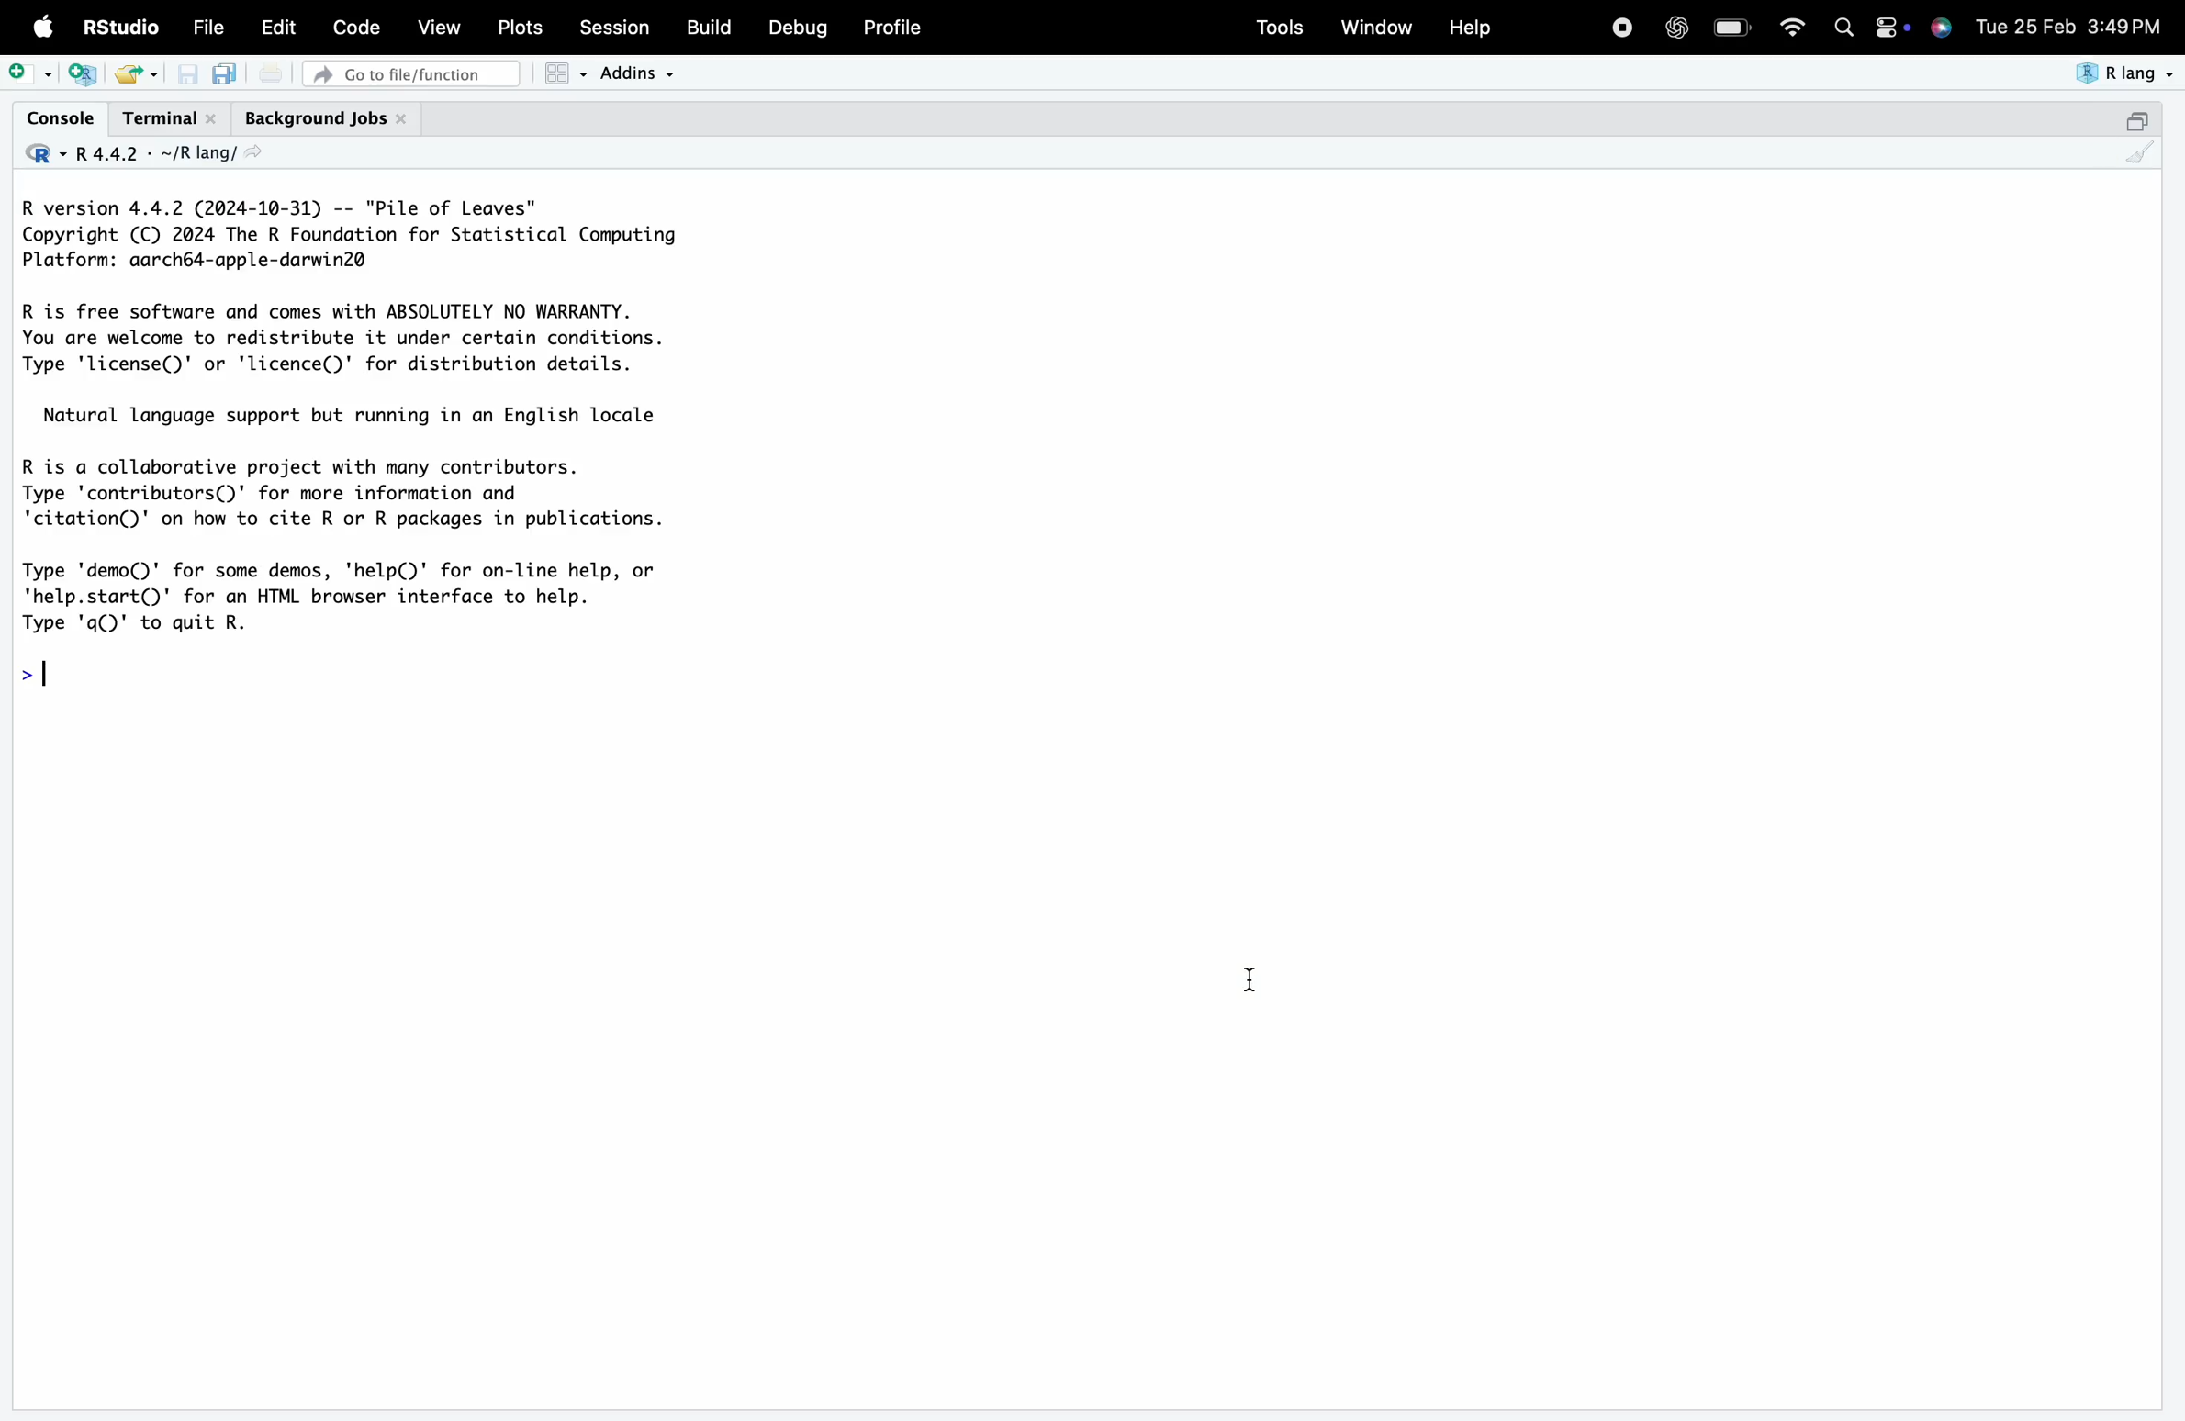 Image resolution: width=2185 pixels, height=1421 pixels. What do you see at coordinates (374, 444) in the screenshot?
I see `R version 4.4.2 (2024-10-31) -- "Pile of Leaves"

Copyright (C) 2024 The R Foundation for Statistical Computing

Platform: aarch64-apple-darwin2@

R is free software and comes with ABSOLUTELY NO WARRANTY.

You are welcome to redistribute it under certain conditions.

Type 'license()' or 'licence()' for distribution details.
Natural language support but running in an English locale

R is a collaborative project with many contributors.

Type 'contributors()' for more information and

'citation()' on how to cite R or R packages in publications.

Type 'demo()' for some demos, 'help()' for on-line help, or

'help.start()' for an HTML browser interface to help.

Type 'q()' to quit R.

>|` at bounding box center [374, 444].